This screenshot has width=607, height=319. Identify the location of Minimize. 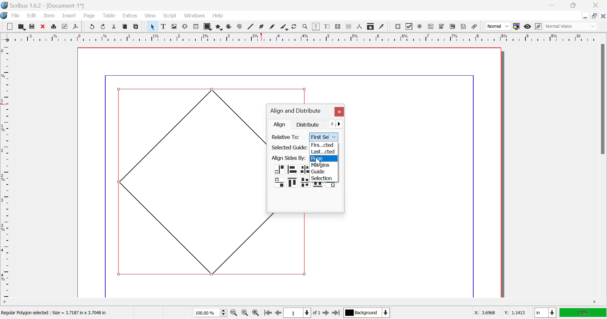
(585, 16).